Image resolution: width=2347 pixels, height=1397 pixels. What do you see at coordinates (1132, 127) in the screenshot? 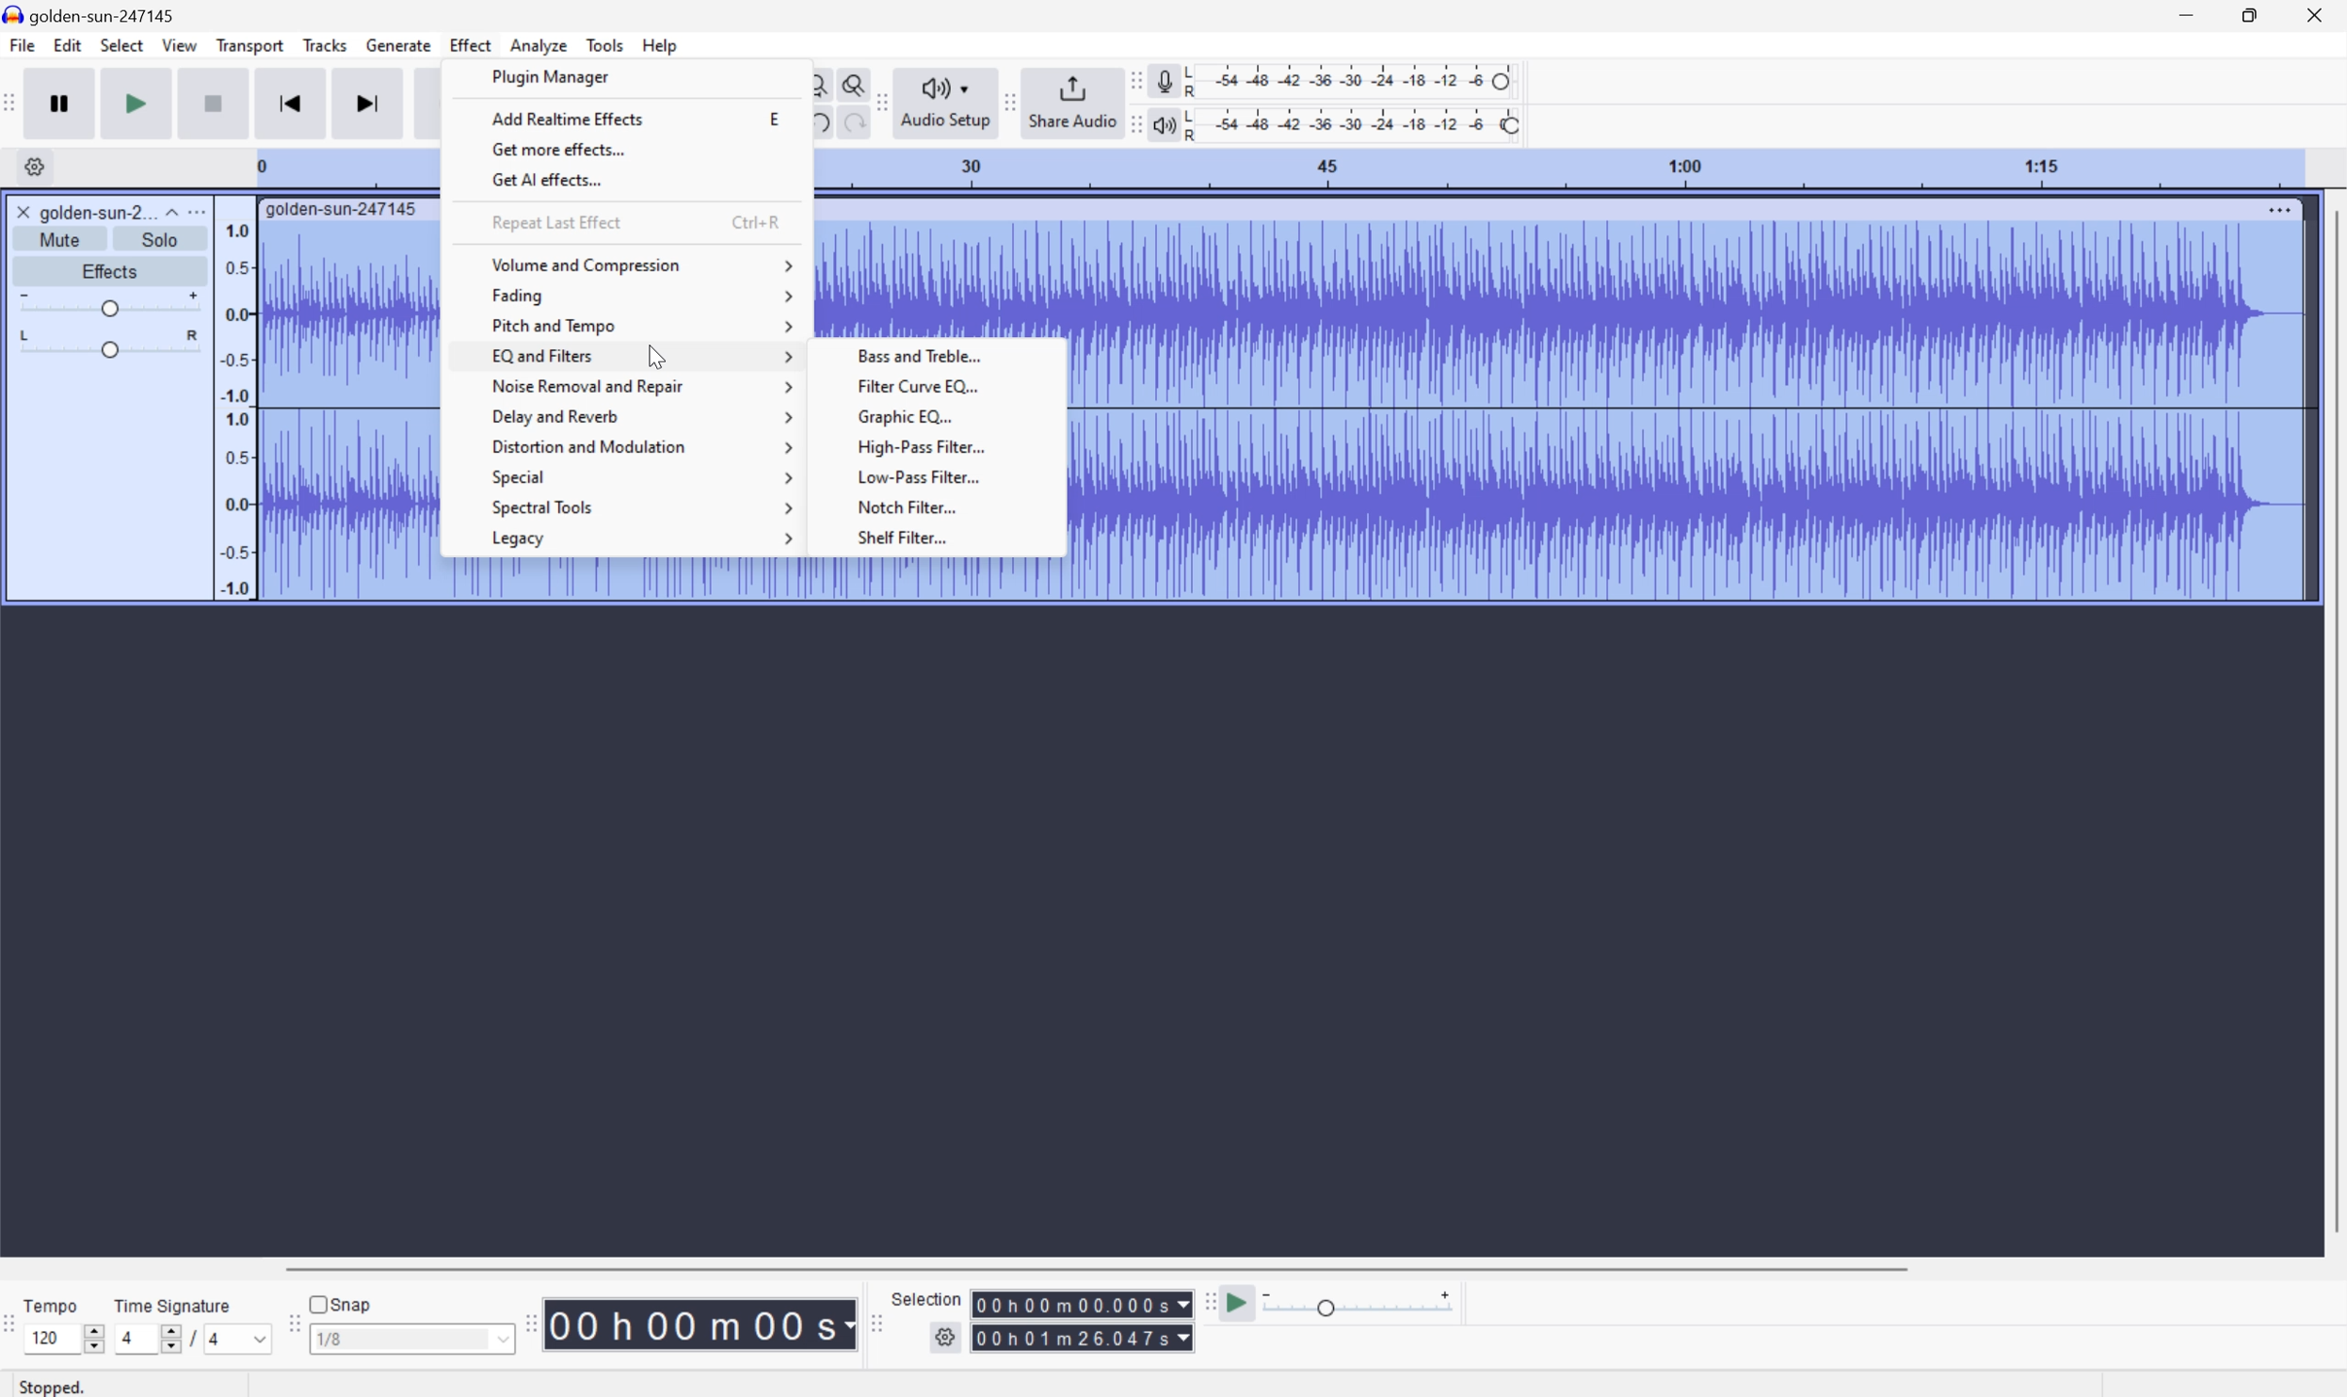
I see `Audacity playback meter toolbar` at bounding box center [1132, 127].